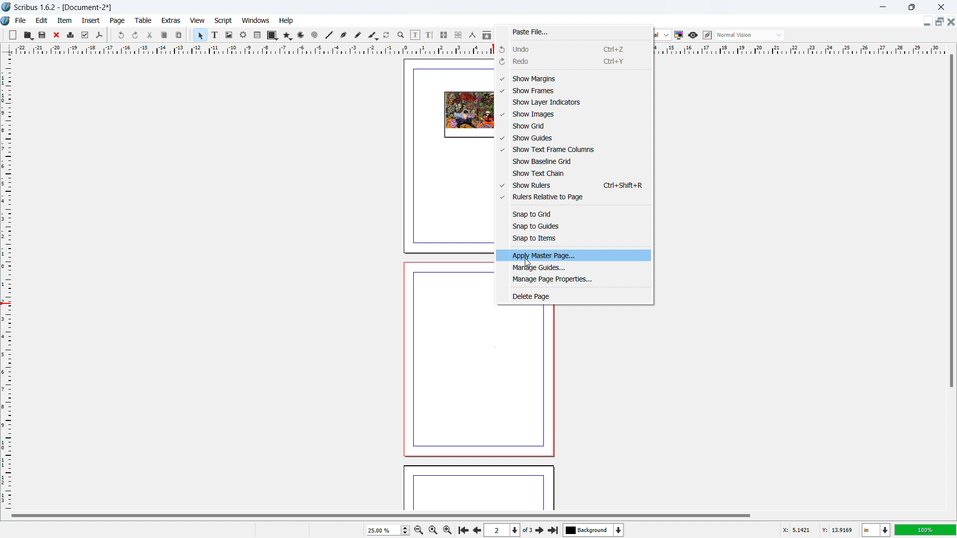 This screenshot has height=538, width=957. Describe the element at coordinates (574, 103) in the screenshot. I see `show layer indicators toggle` at that location.